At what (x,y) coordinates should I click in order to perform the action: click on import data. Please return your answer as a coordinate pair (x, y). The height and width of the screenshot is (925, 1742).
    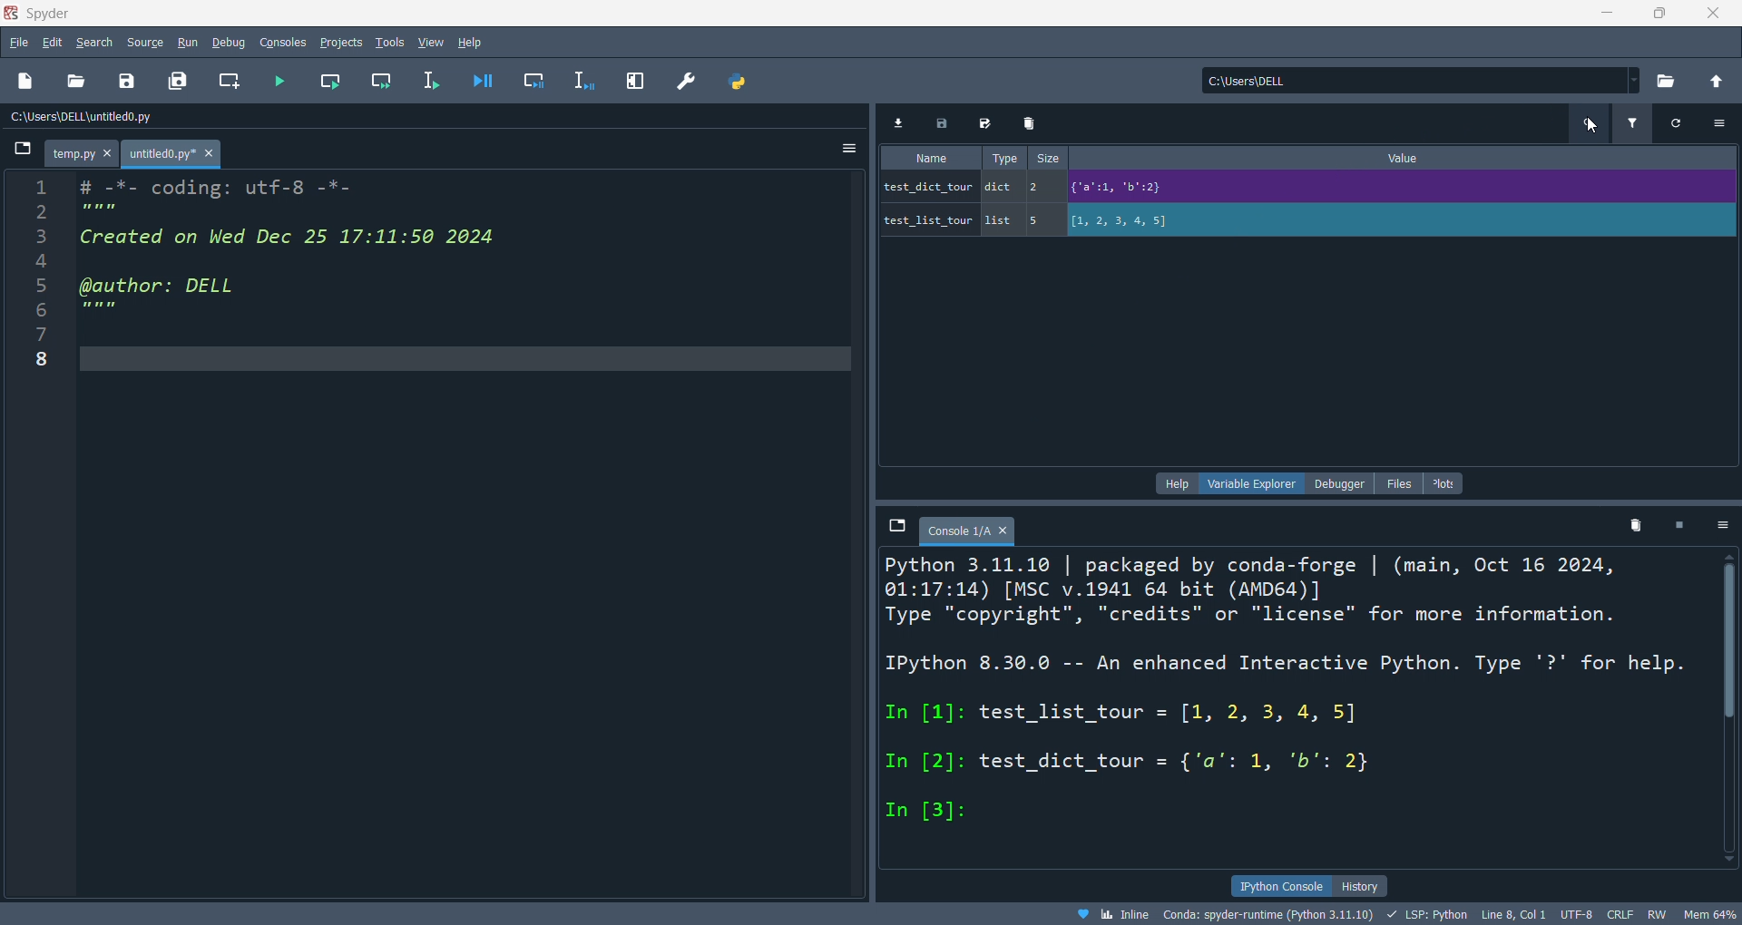
    Looking at the image, I should click on (901, 121).